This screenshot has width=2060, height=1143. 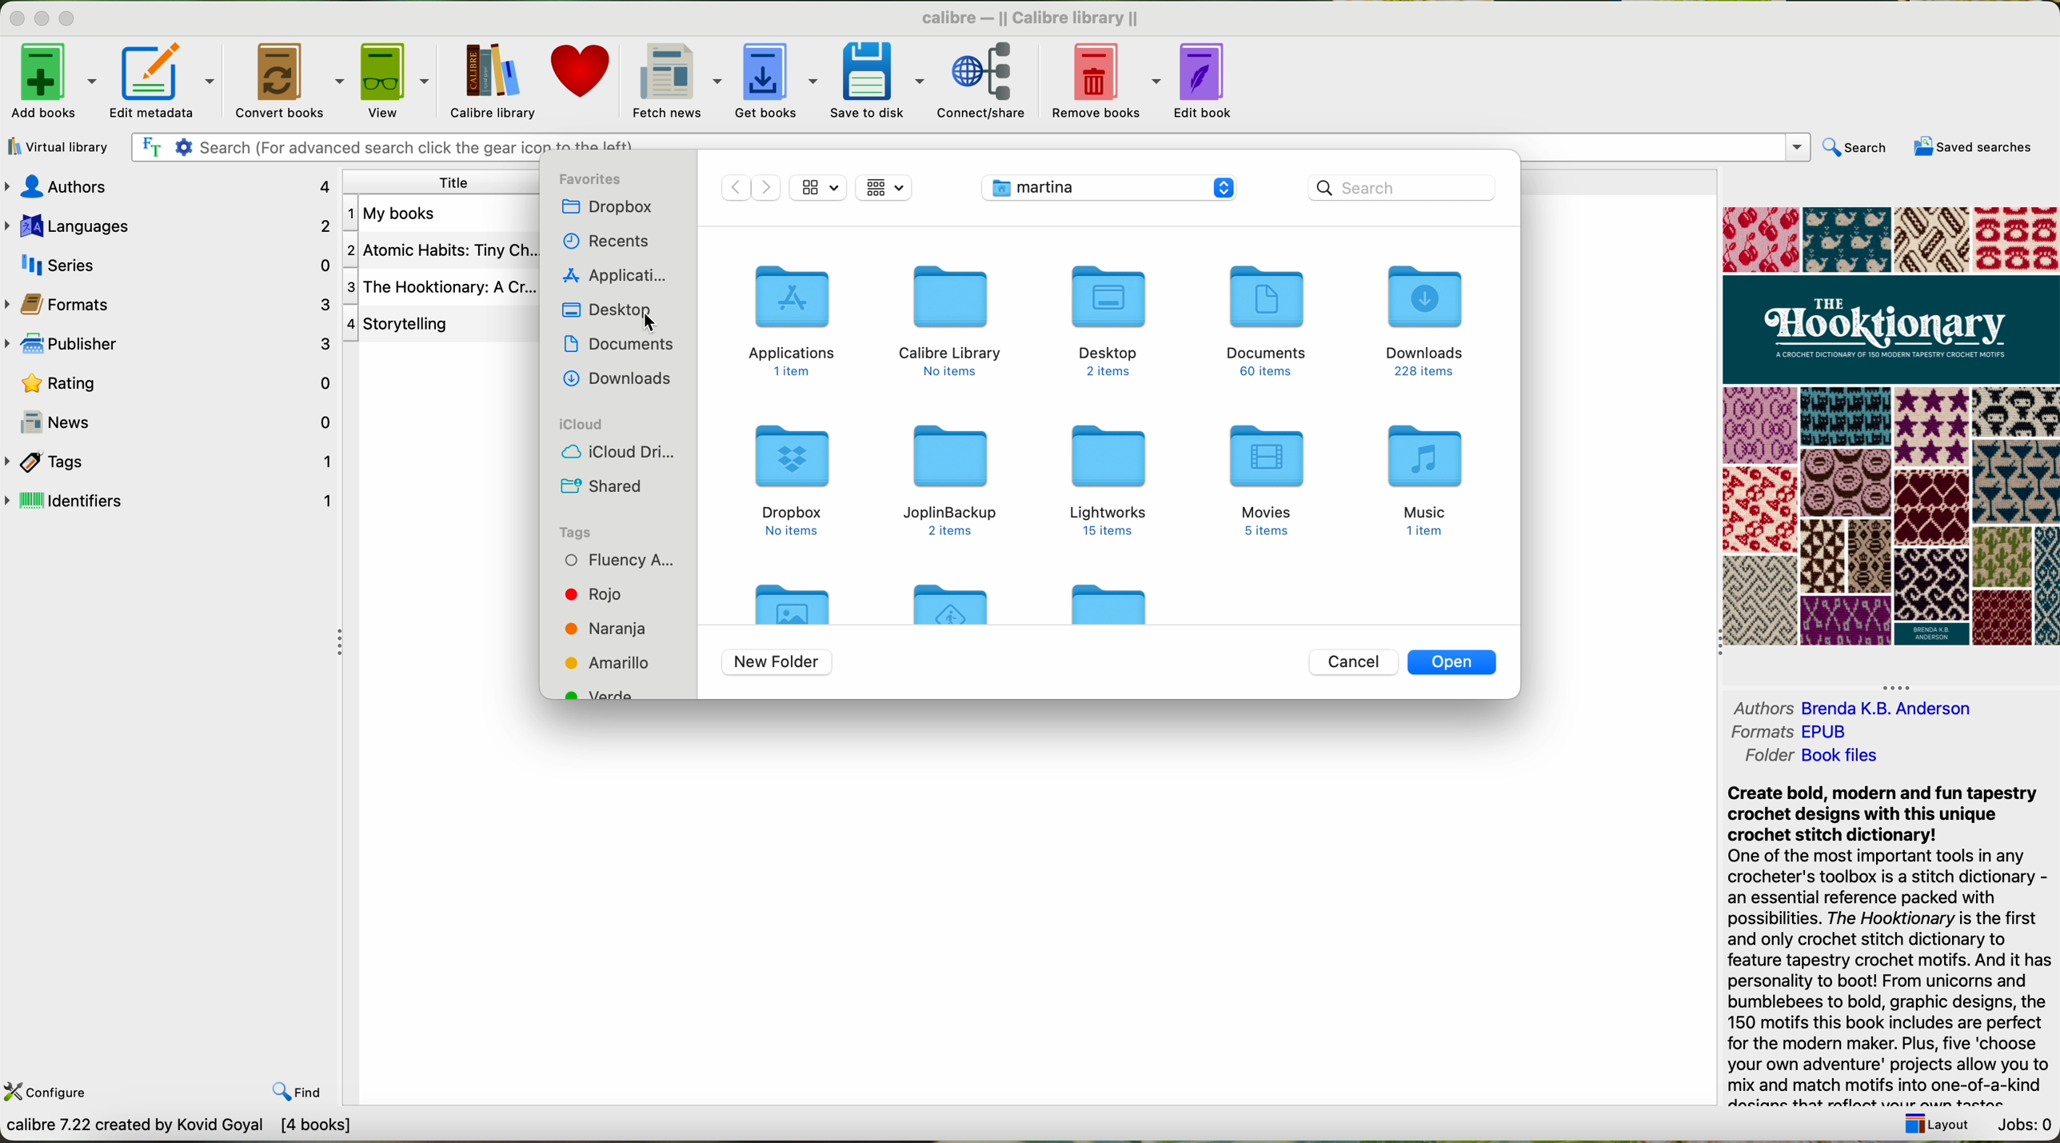 I want to click on donate, so click(x=583, y=70).